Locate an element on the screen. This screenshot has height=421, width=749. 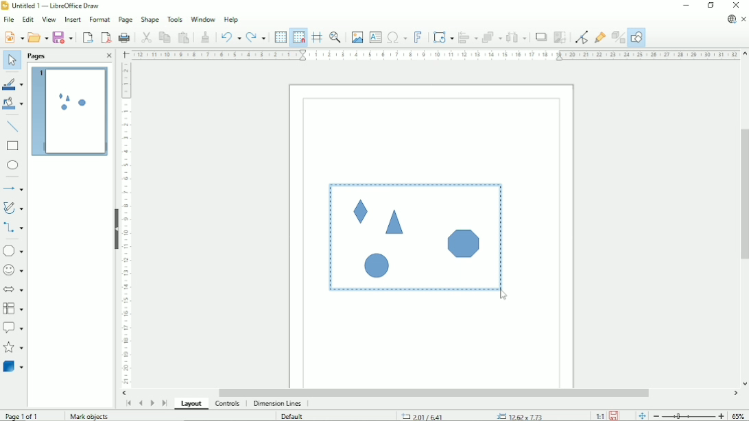
Ellipse is located at coordinates (13, 165).